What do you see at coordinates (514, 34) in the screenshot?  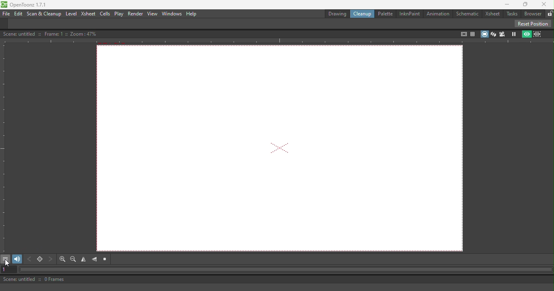 I see `Freeze` at bounding box center [514, 34].